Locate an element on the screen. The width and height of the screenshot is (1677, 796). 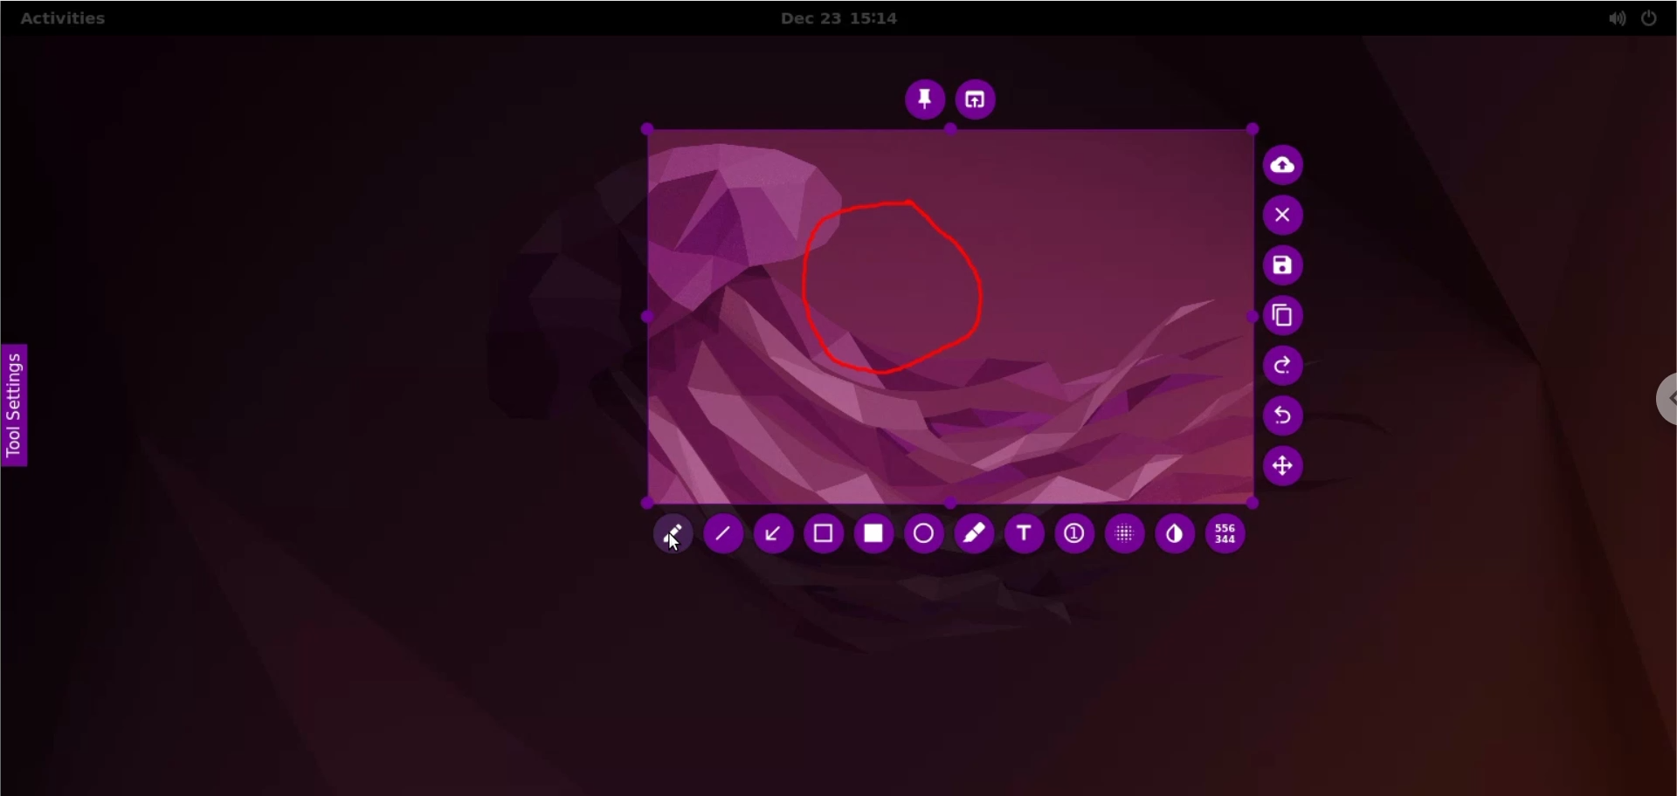
upload is located at coordinates (1288, 167).